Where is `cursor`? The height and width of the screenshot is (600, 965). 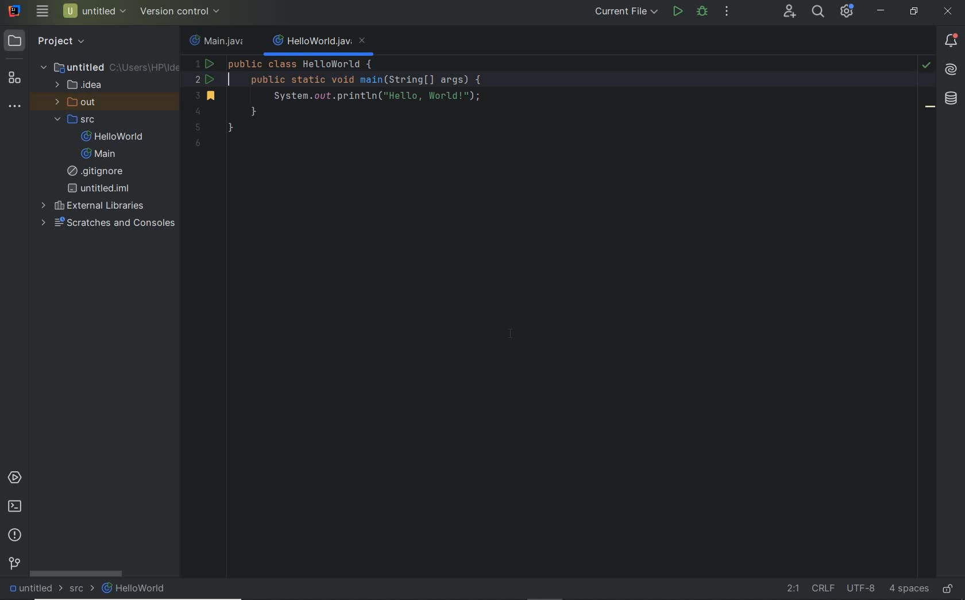 cursor is located at coordinates (512, 334).